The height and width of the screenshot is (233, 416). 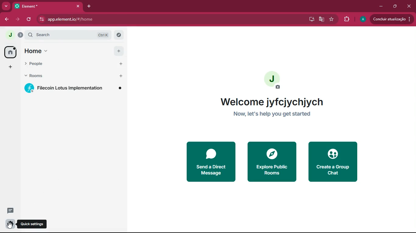 What do you see at coordinates (41, 50) in the screenshot?
I see `home` at bounding box center [41, 50].